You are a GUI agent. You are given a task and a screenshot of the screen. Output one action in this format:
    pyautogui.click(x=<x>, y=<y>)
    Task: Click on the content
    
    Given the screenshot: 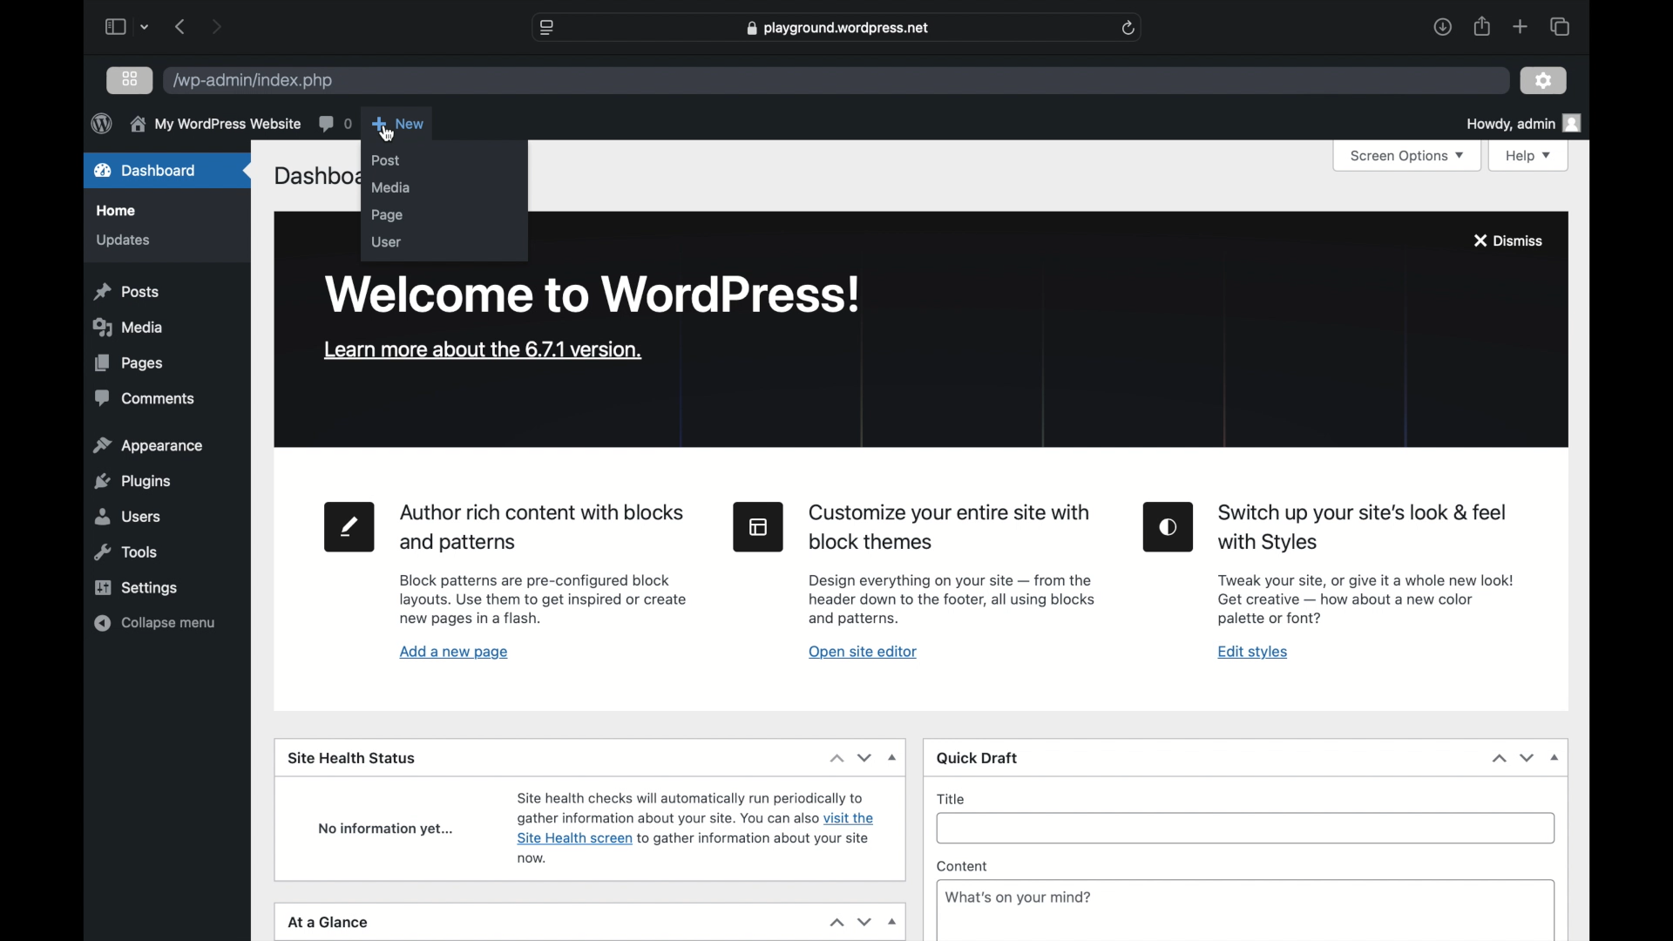 What is the action you would take?
    pyautogui.click(x=961, y=867)
    